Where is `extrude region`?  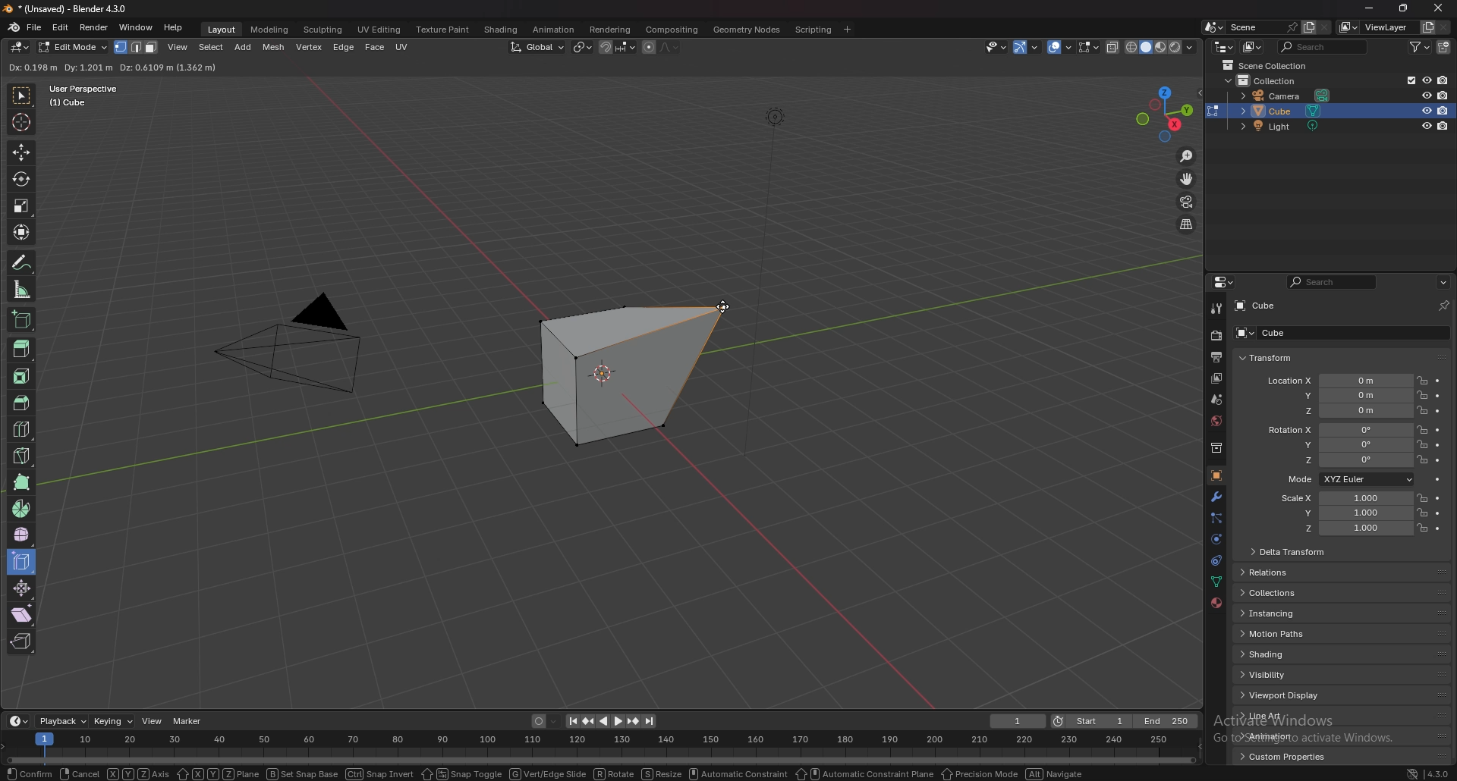 extrude region is located at coordinates (23, 348).